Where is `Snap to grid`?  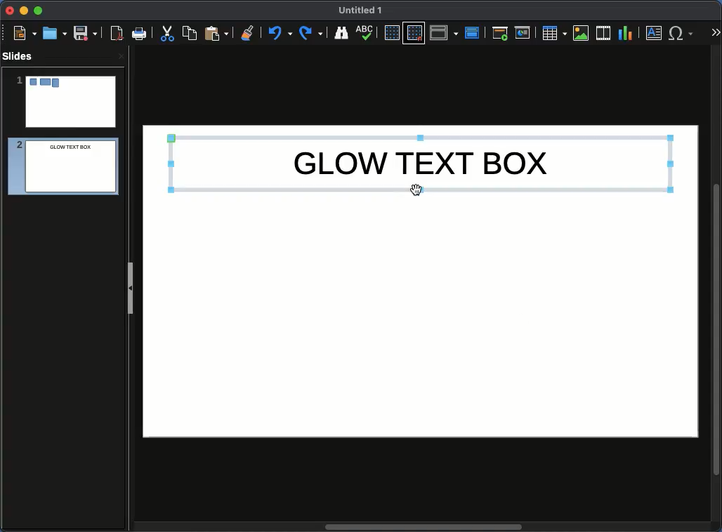 Snap to grid is located at coordinates (416, 32).